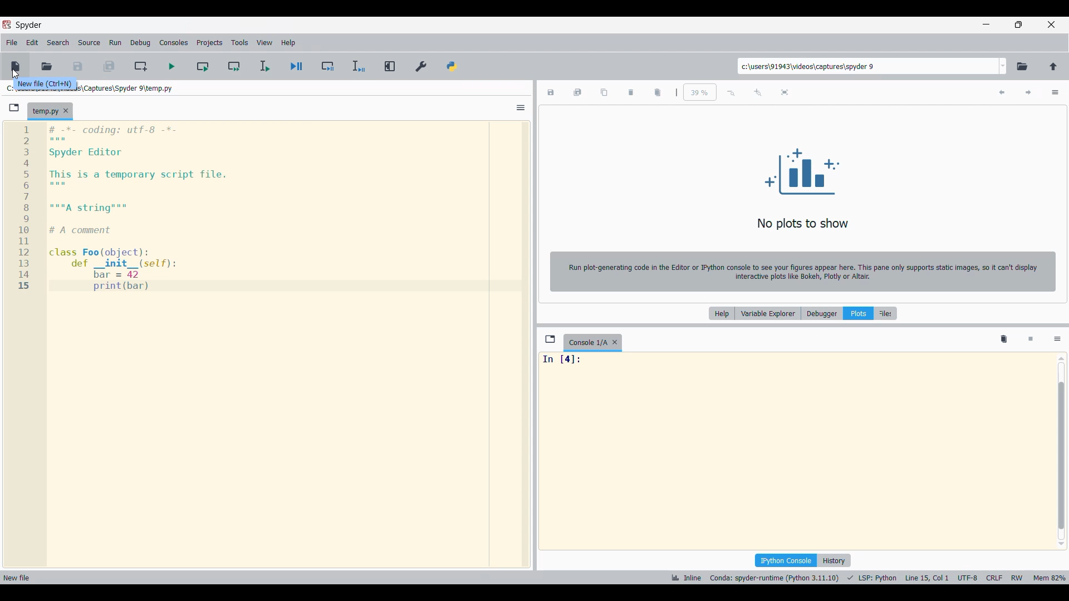 Image resolution: width=1069 pixels, height=601 pixels. I want to click on Search menu, so click(58, 43).